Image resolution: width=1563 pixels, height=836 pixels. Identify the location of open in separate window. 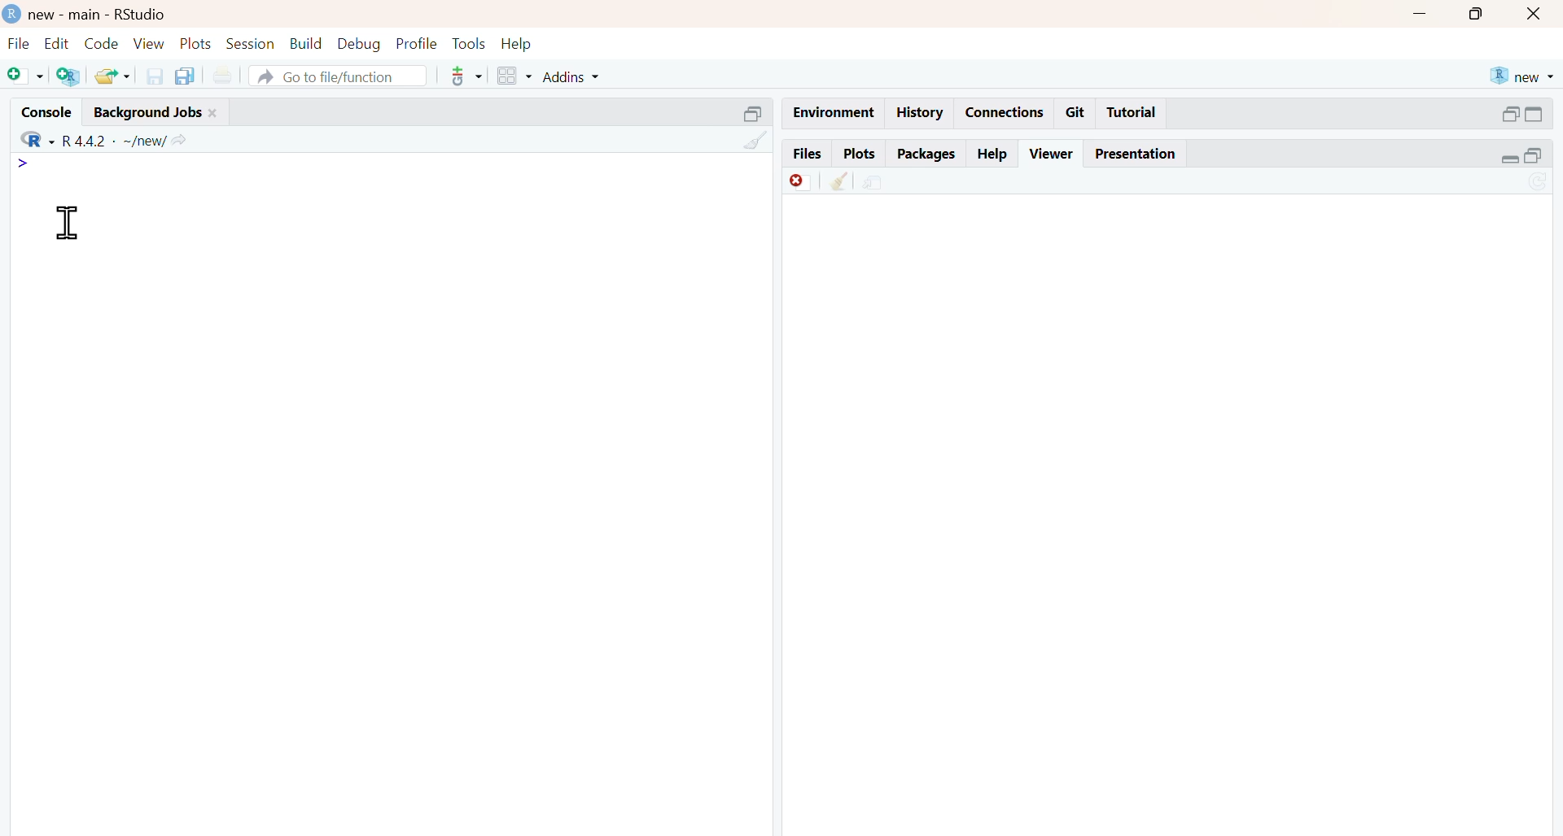
(1509, 114).